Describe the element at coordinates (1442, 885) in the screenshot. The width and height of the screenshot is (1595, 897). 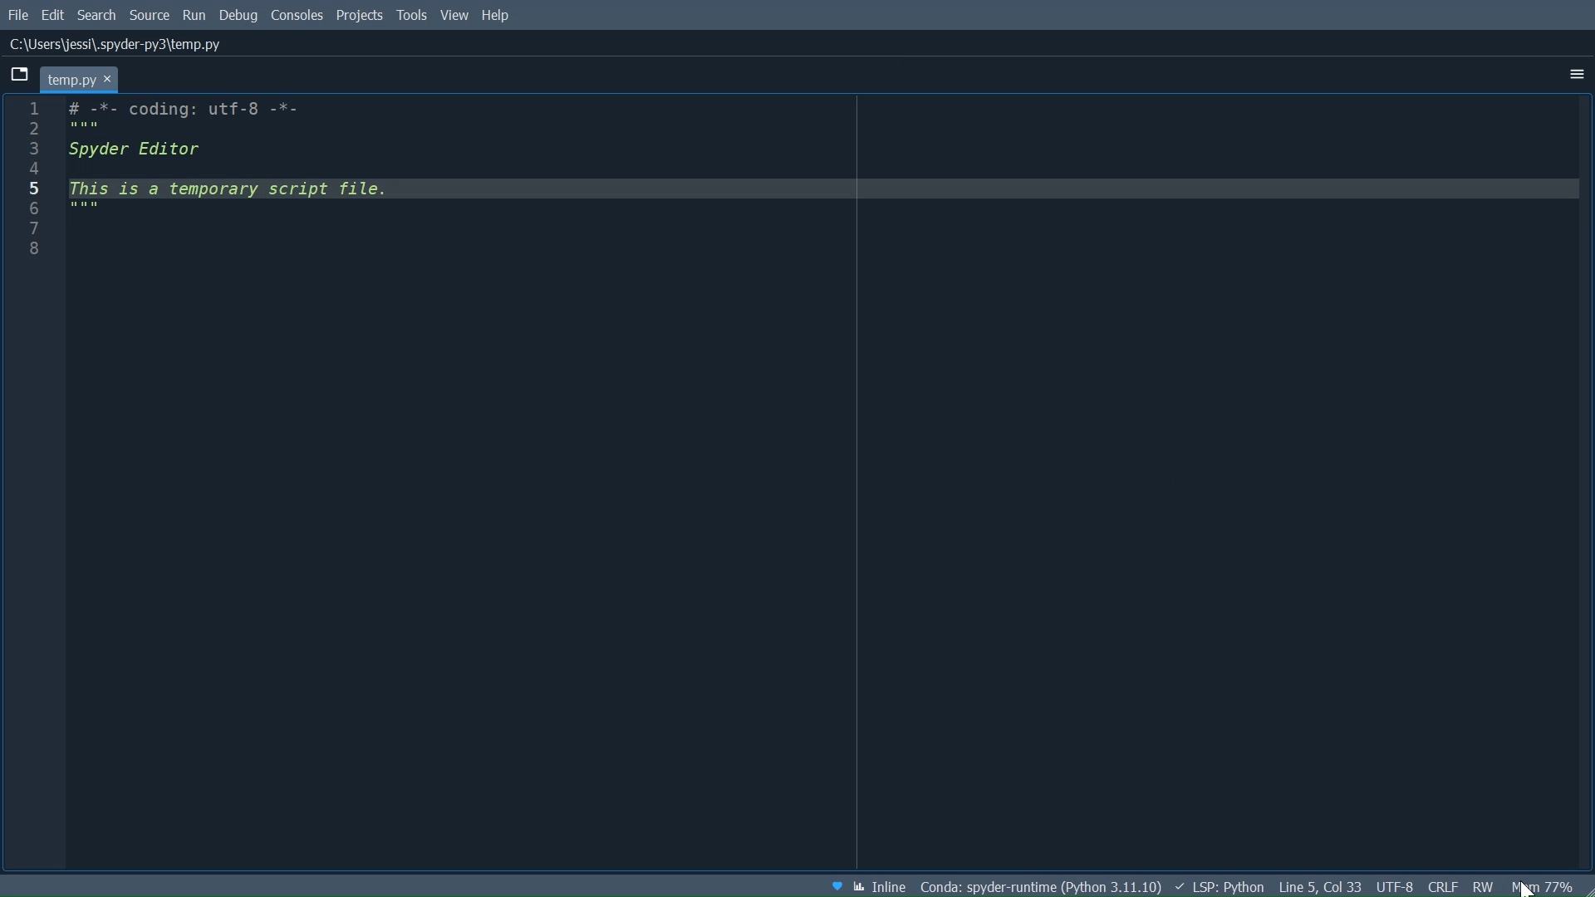
I see `File EQL Status` at that location.